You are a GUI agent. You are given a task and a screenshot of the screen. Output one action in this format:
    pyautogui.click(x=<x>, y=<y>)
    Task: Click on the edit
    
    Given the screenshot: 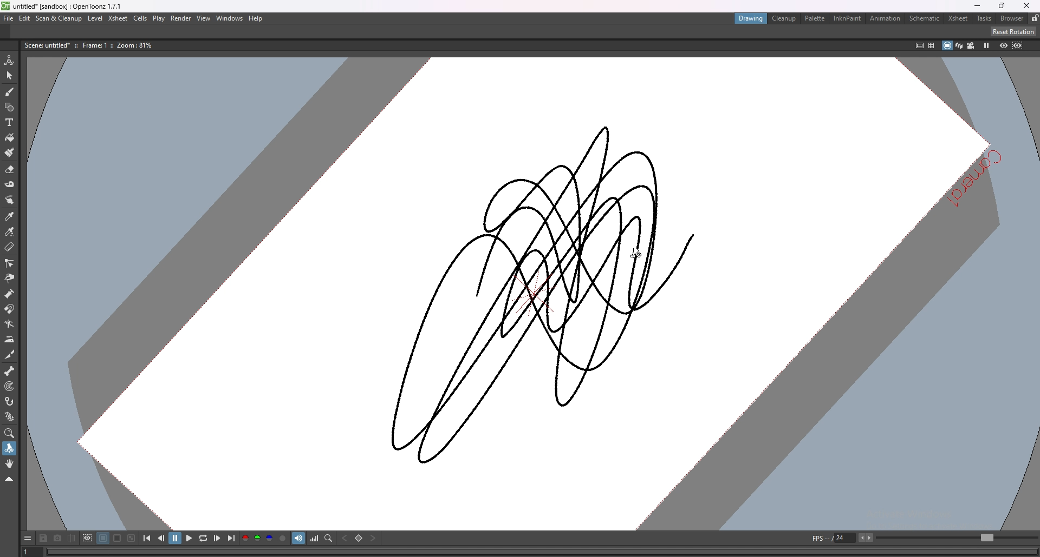 What is the action you would take?
    pyautogui.click(x=24, y=19)
    